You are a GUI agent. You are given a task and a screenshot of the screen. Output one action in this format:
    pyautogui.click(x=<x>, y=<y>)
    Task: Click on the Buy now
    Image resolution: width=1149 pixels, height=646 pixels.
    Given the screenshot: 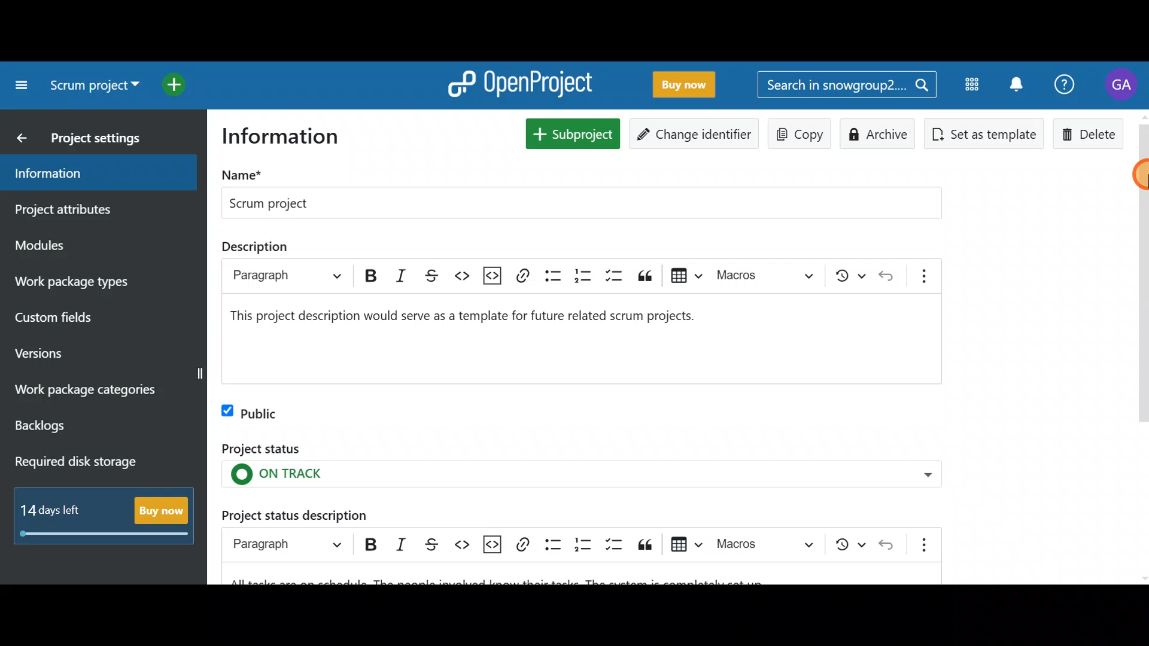 What is the action you would take?
    pyautogui.click(x=692, y=86)
    